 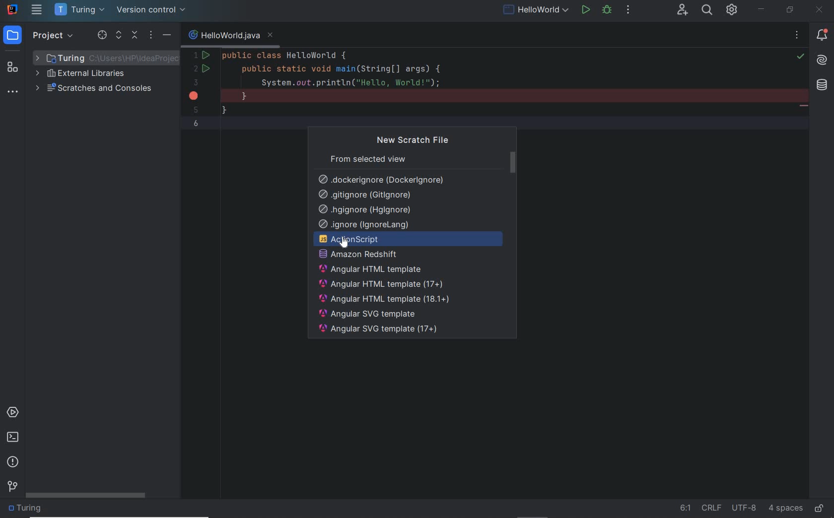 I want to click on CLOSE, so click(x=821, y=9).